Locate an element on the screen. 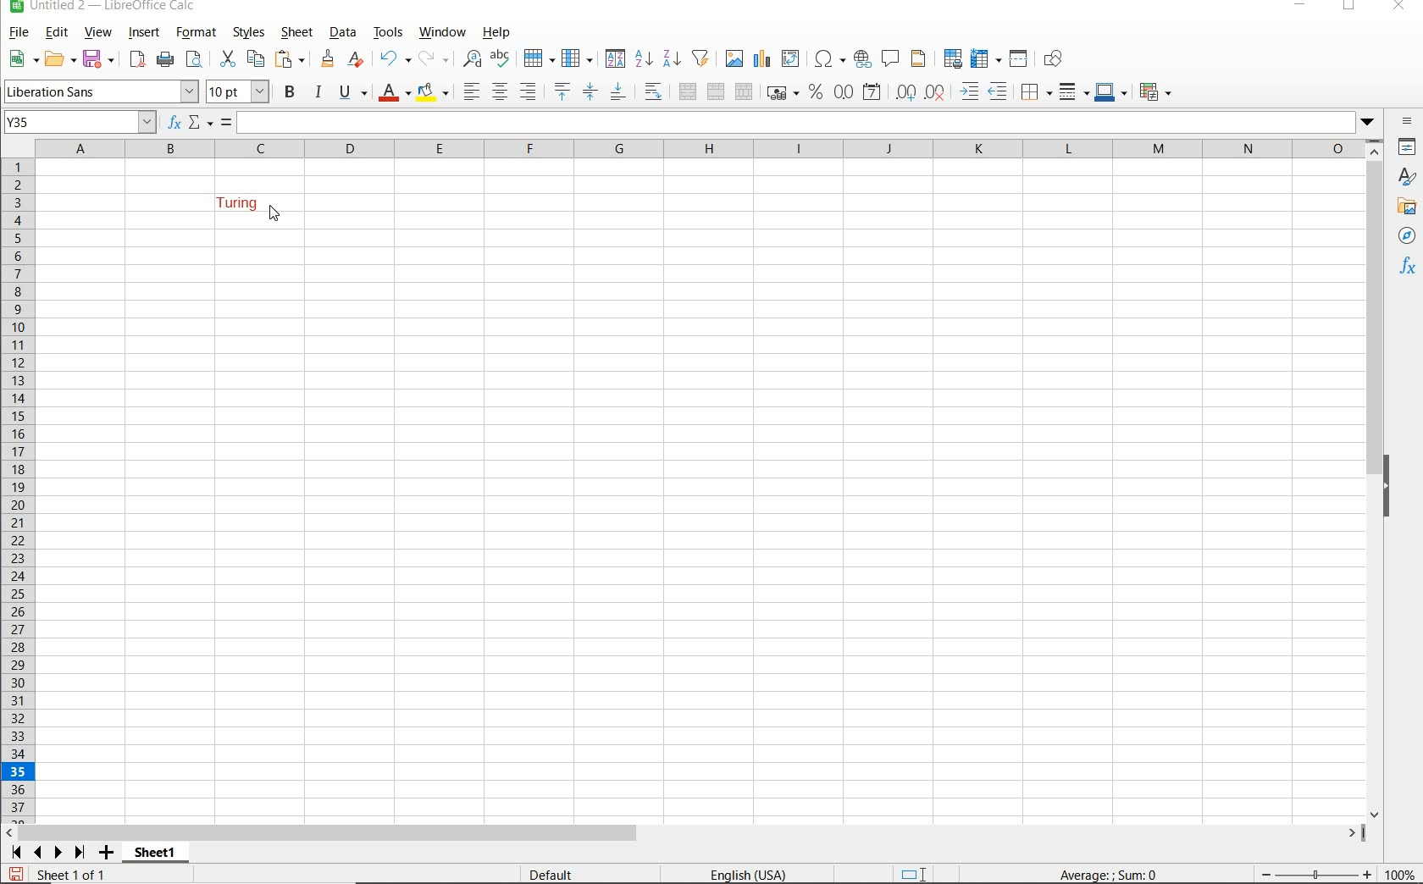 This screenshot has height=884, width=1423. FILE NAME is located at coordinates (102, 8).